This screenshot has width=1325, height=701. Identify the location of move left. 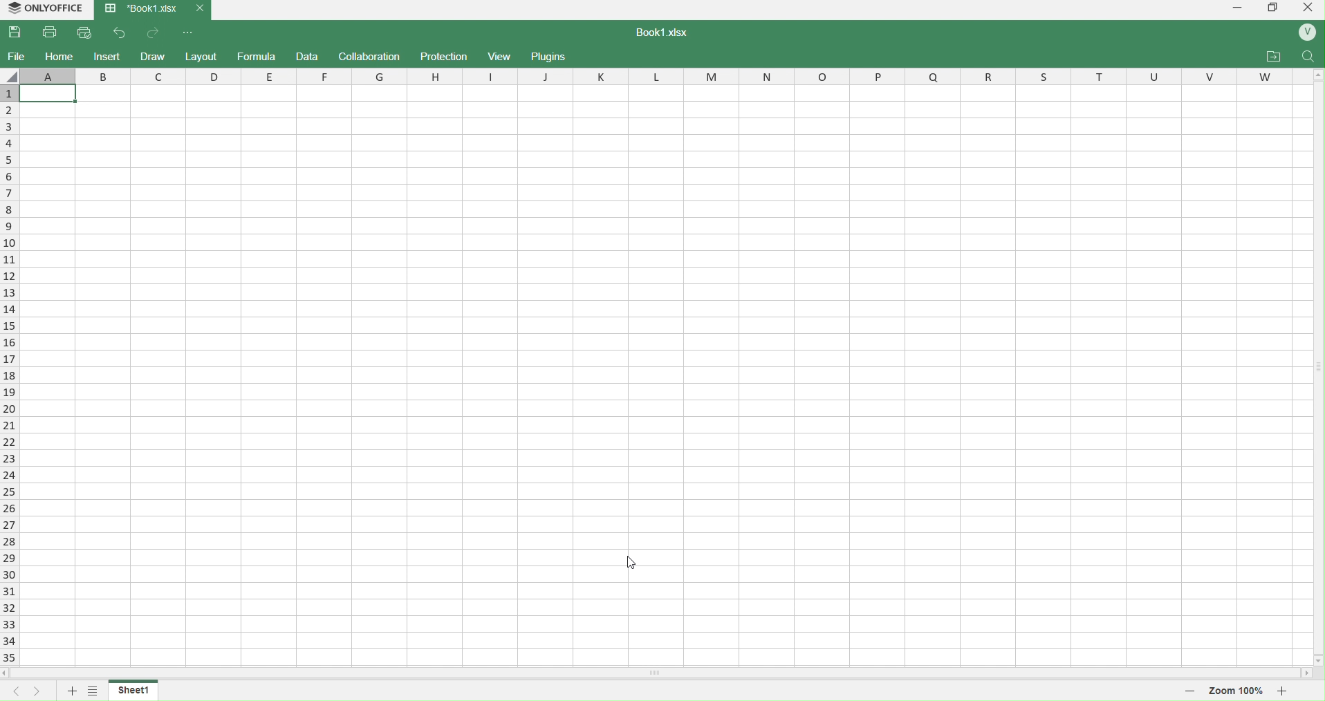
(8, 673).